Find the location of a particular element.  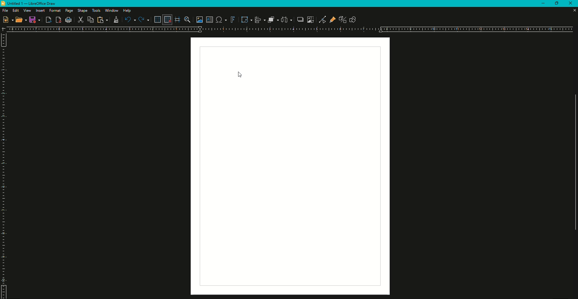

Export is located at coordinates (48, 20).